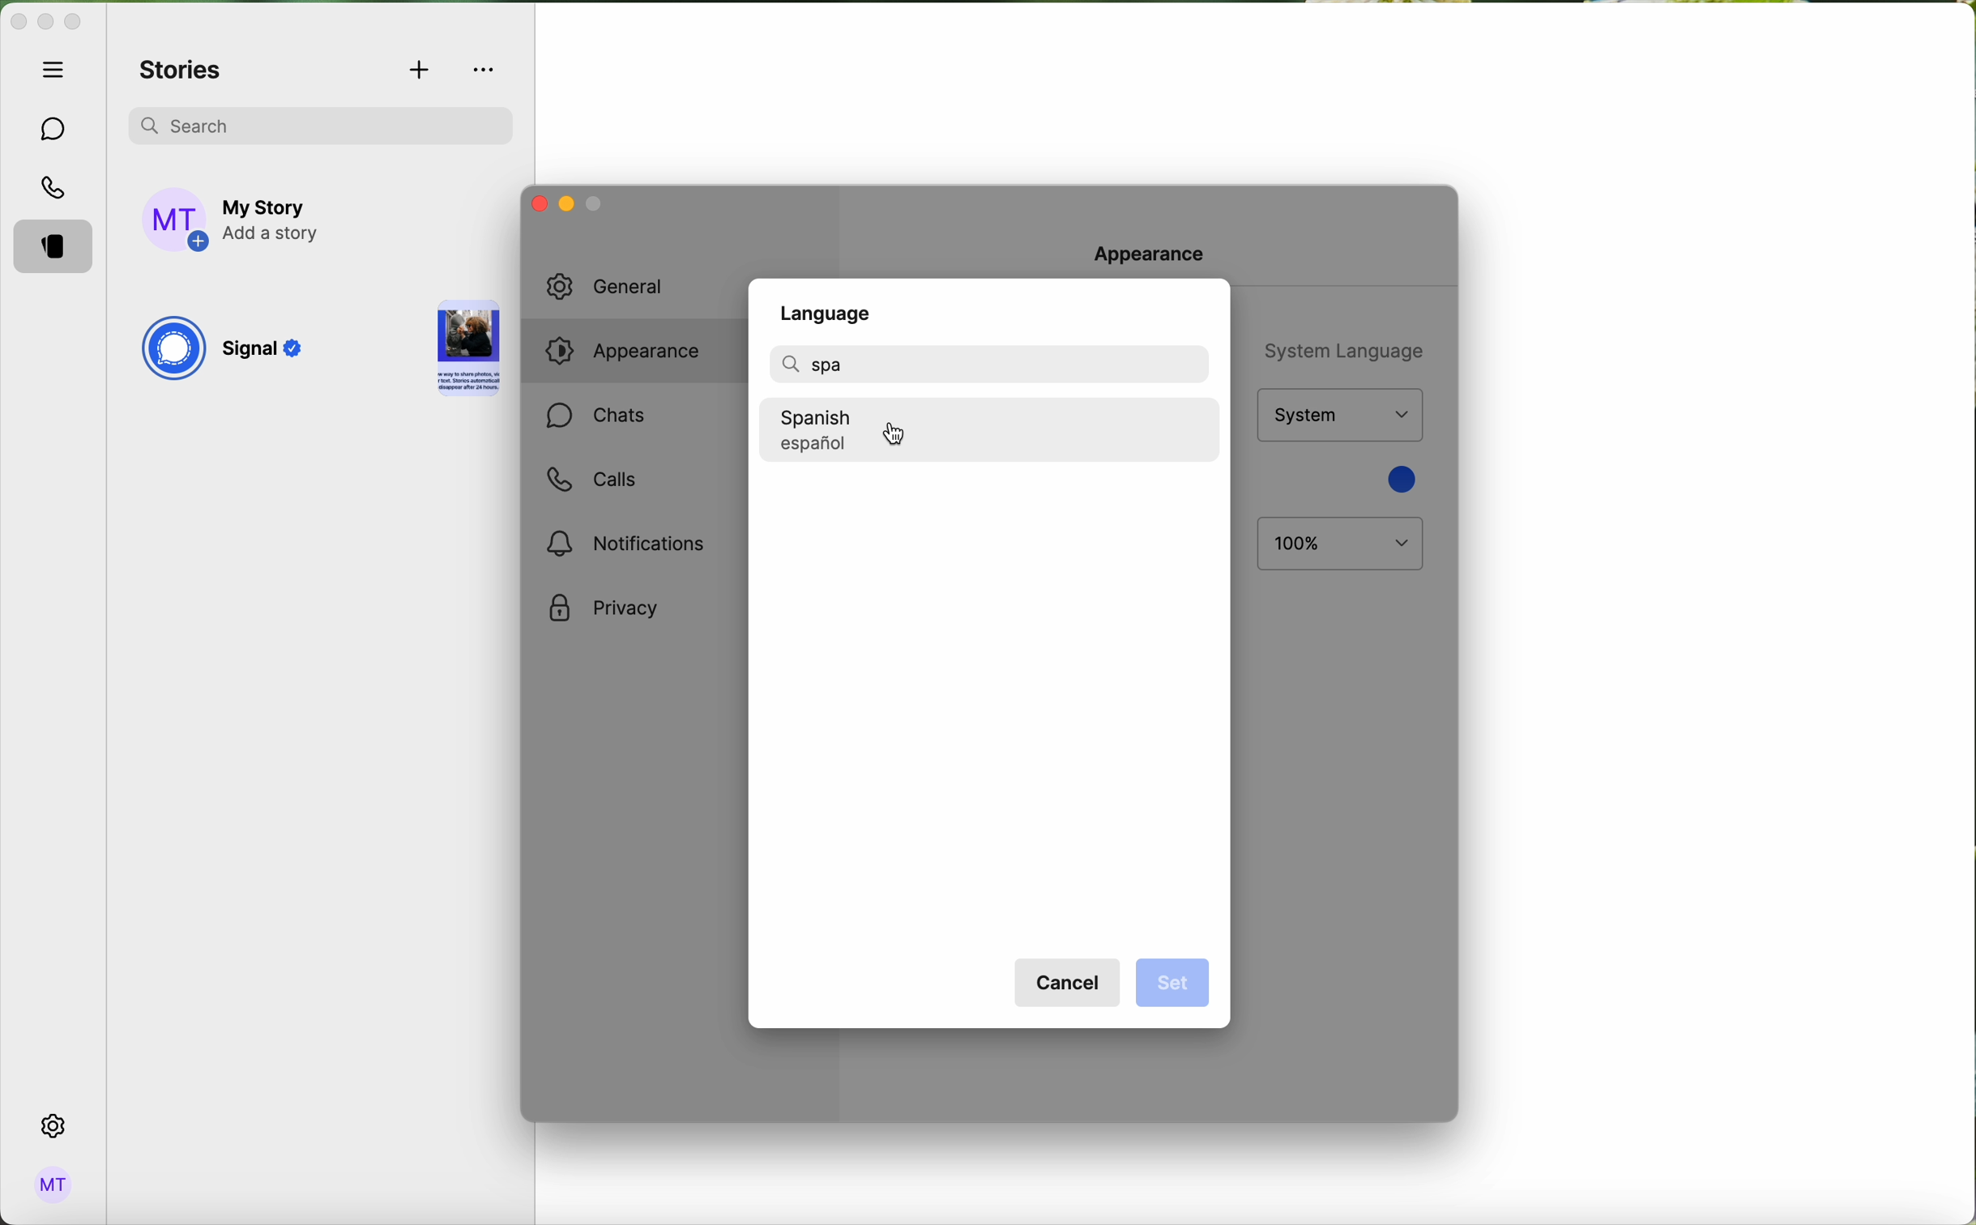 This screenshot has height=1225, width=1976. I want to click on calls, so click(57, 190).